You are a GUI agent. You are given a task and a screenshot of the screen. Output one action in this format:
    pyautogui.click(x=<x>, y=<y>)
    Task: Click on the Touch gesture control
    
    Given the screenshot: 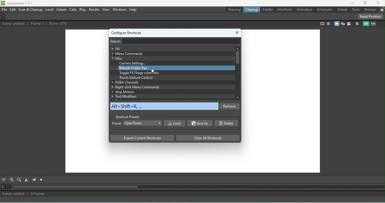 What is the action you would take?
    pyautogui.click(x=136, y=78)
    